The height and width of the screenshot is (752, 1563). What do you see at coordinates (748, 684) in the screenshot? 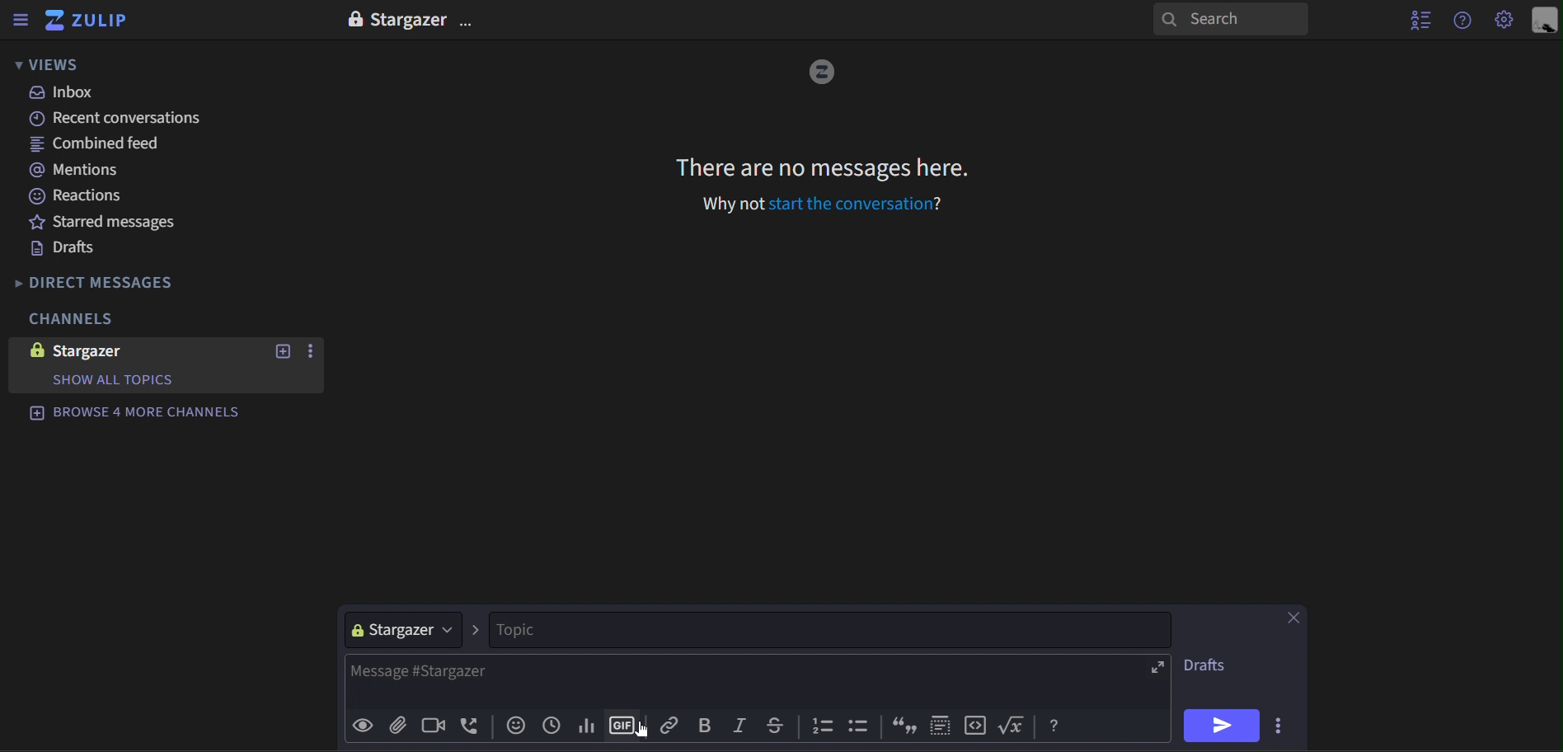
I see `Message Stargazer` at bounding box center [748, 684].